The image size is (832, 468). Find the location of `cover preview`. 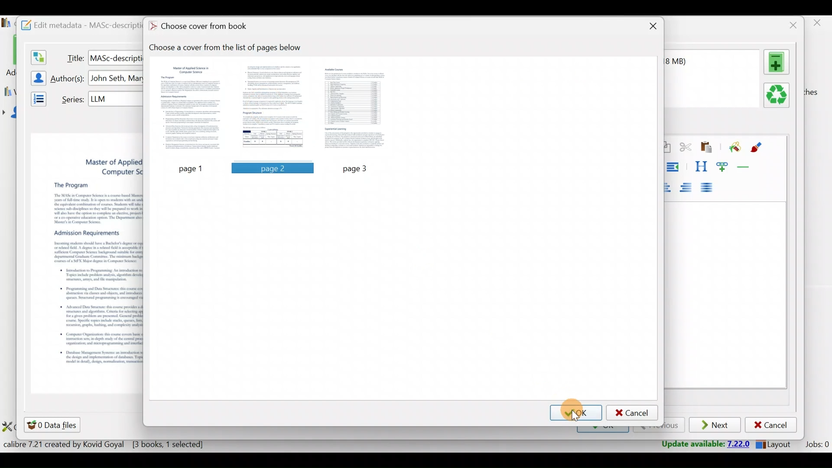

cover preview is located at coordinates (87, 250).